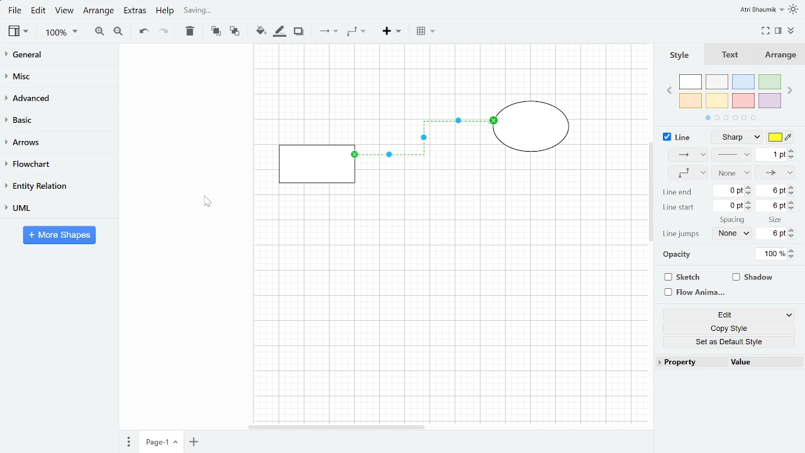 This screenshot has width=805, height=453. Describe the element at coordinates (779, 31) in the screenshot. I see `Format` at that location.